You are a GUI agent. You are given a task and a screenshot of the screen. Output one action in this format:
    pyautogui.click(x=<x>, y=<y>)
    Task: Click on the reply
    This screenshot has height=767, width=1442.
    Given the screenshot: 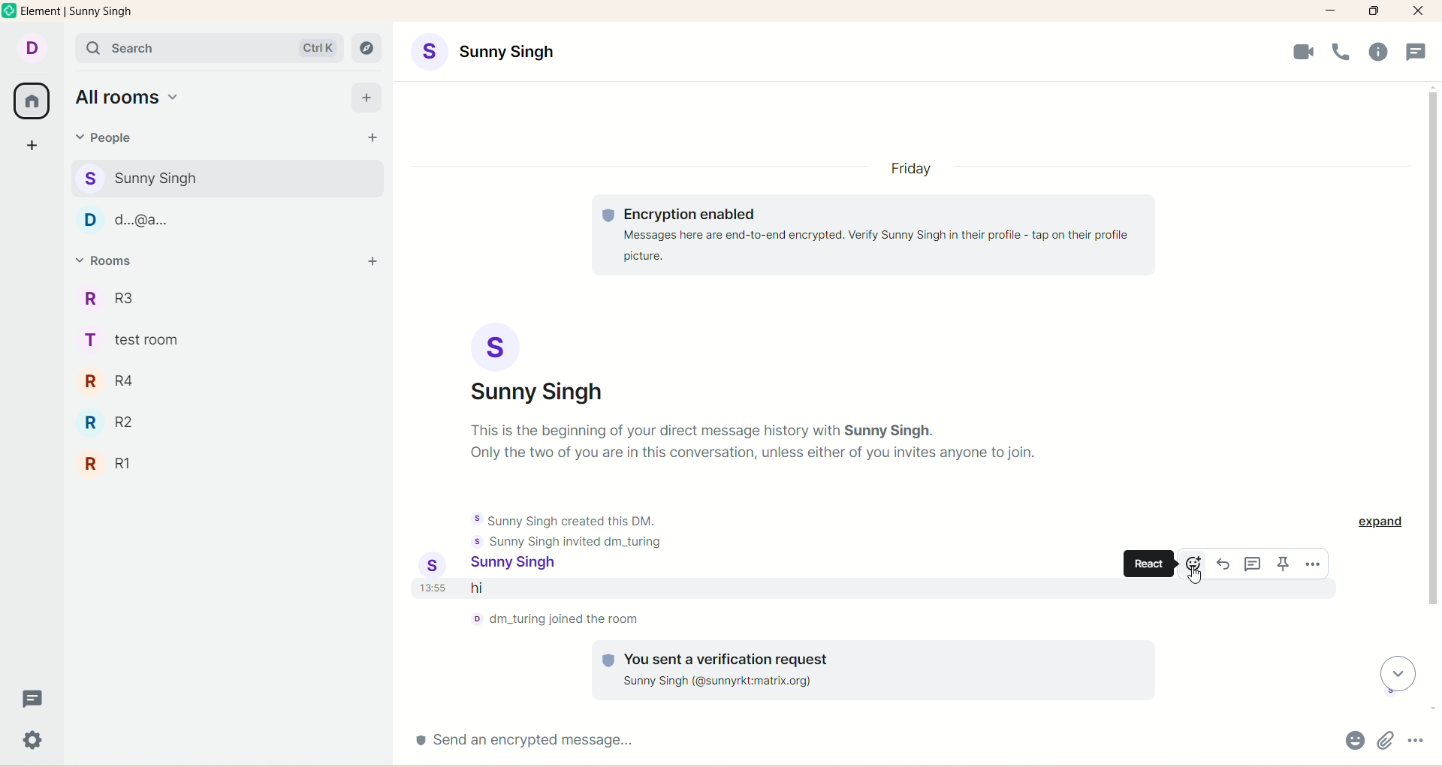 What is the action you would take?
    pyautogui.click(x=1224, y=564)
    